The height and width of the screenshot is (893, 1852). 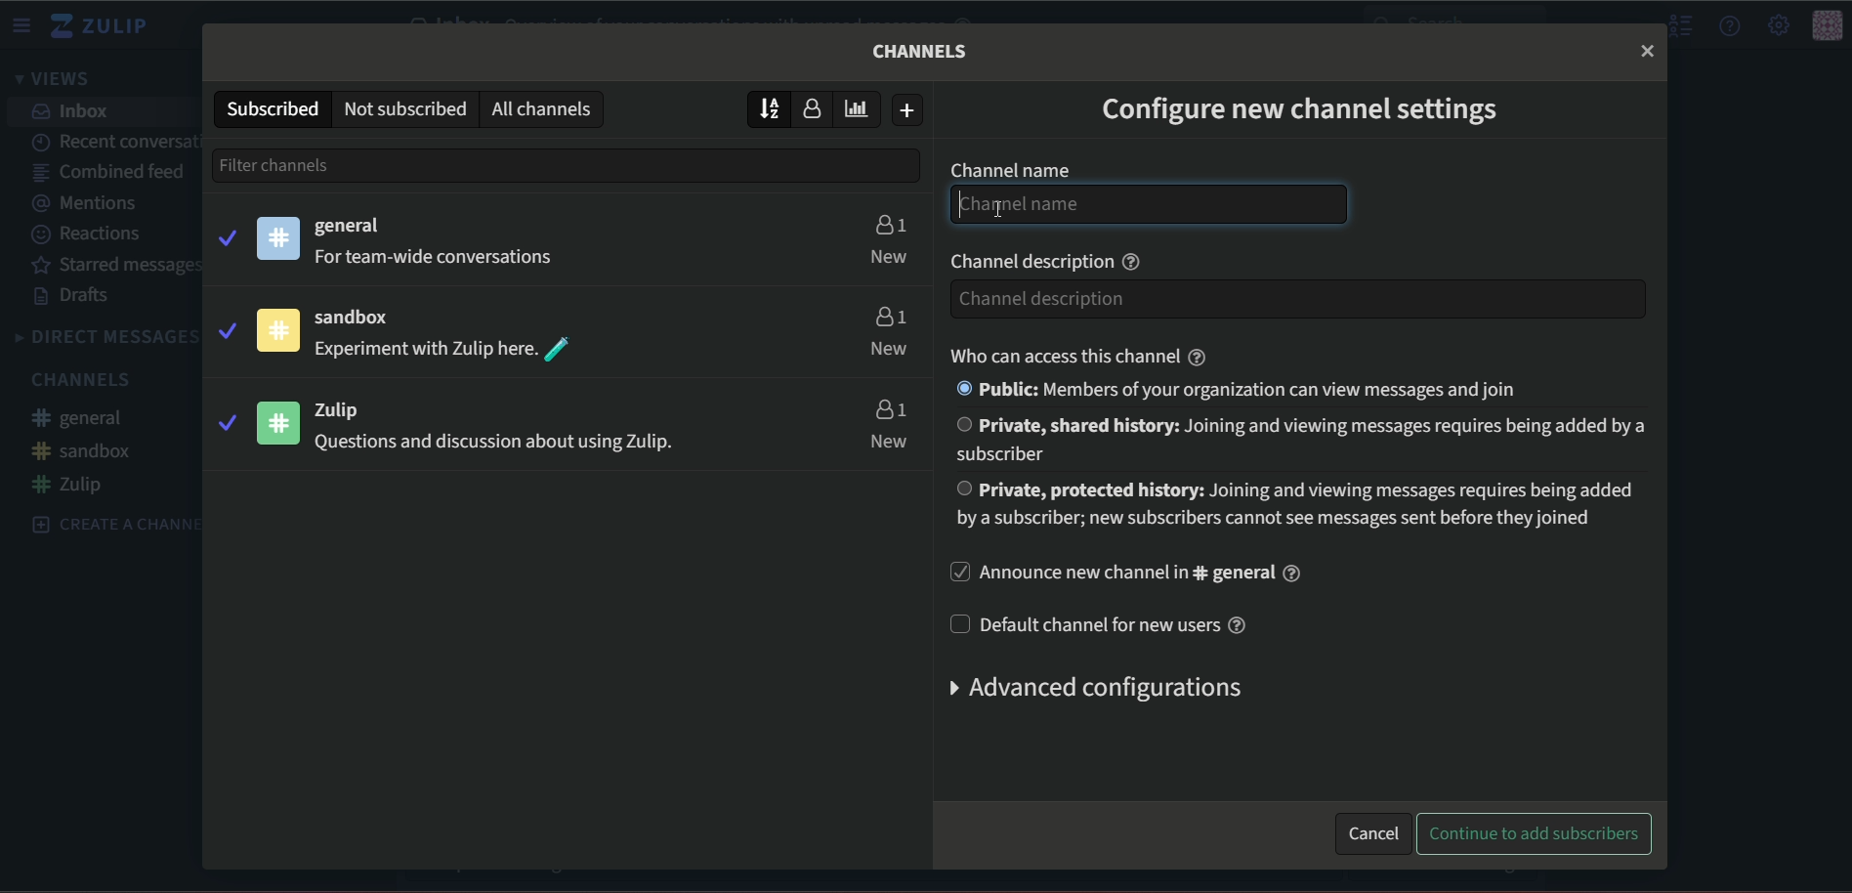 What do you see at coordinates (108, 174) in the screenshot?
I see `Combined feed` at bounding box center [108, 174].